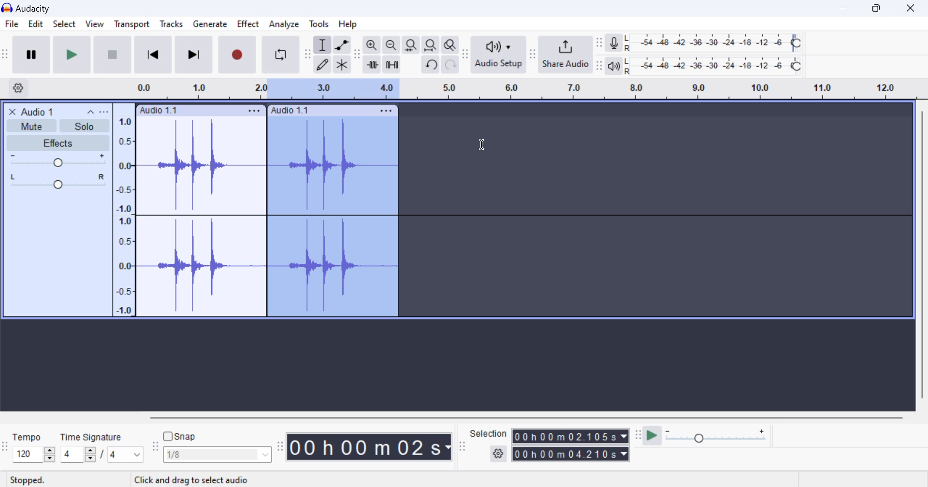 The image size is (928, 487). Describe the element at coordinates (123, 214) in the screenshot. I see `Scale to measure intensity of waves in track` at that location.